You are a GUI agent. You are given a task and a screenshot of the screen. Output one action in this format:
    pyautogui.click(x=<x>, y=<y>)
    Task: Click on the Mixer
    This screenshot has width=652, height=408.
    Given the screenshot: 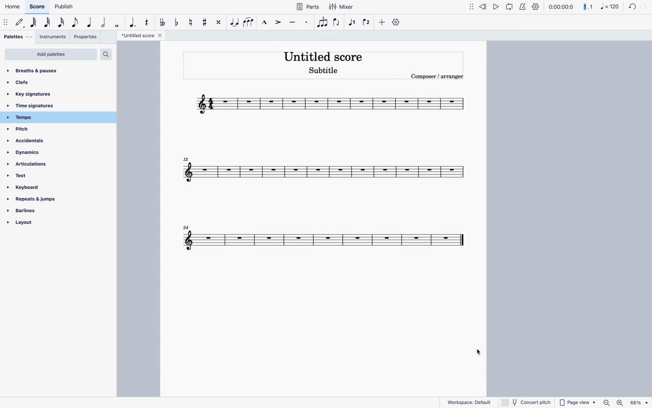 What is the action you would take?
    pyautogui.click(x=341, y=7)
    